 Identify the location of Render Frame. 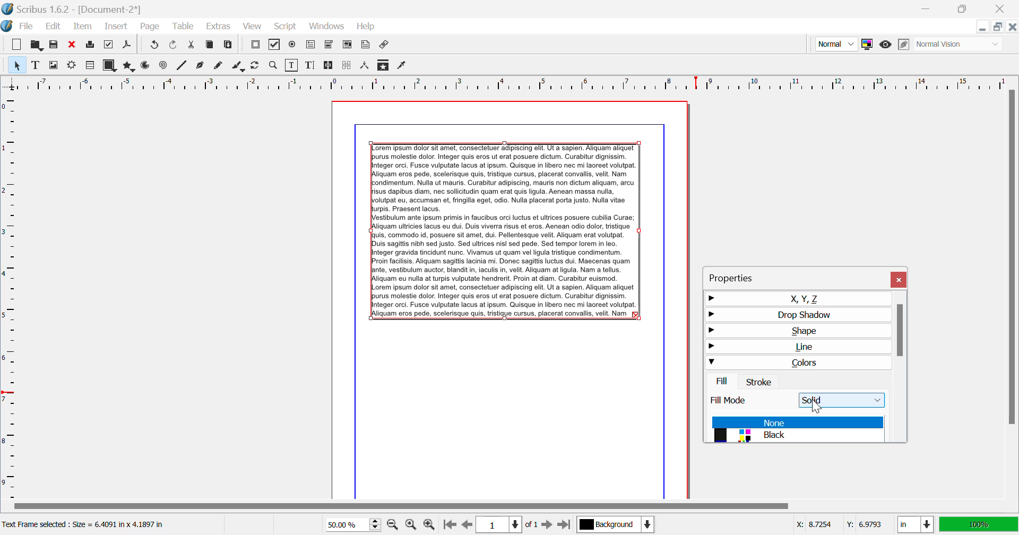
(89, 66).